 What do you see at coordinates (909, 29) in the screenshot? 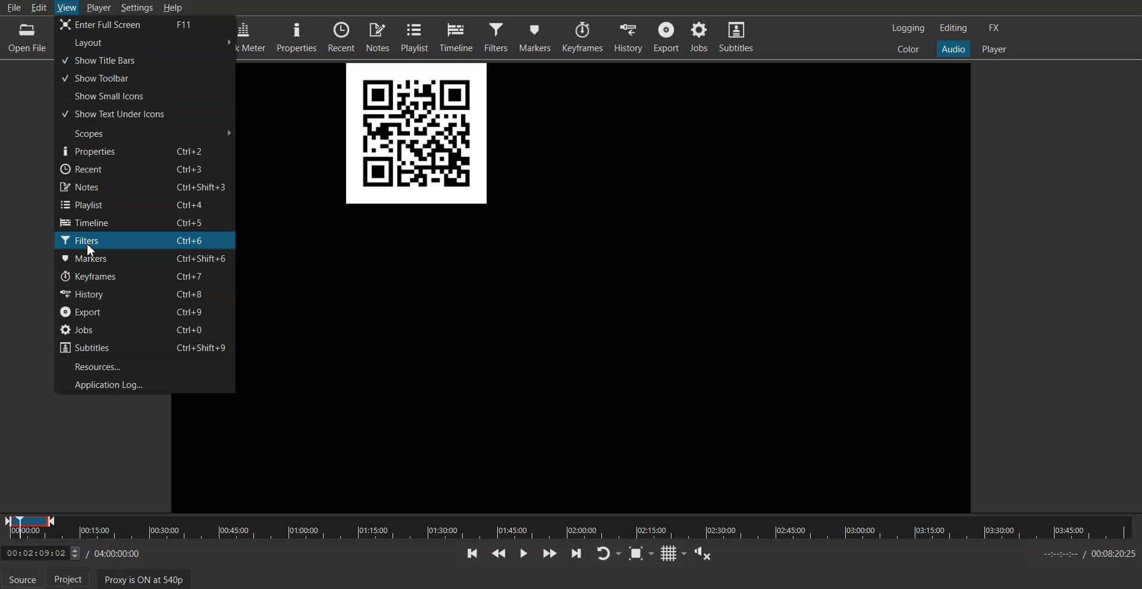
I see `Switch to the logging layout` at bounding box center [909, 29].